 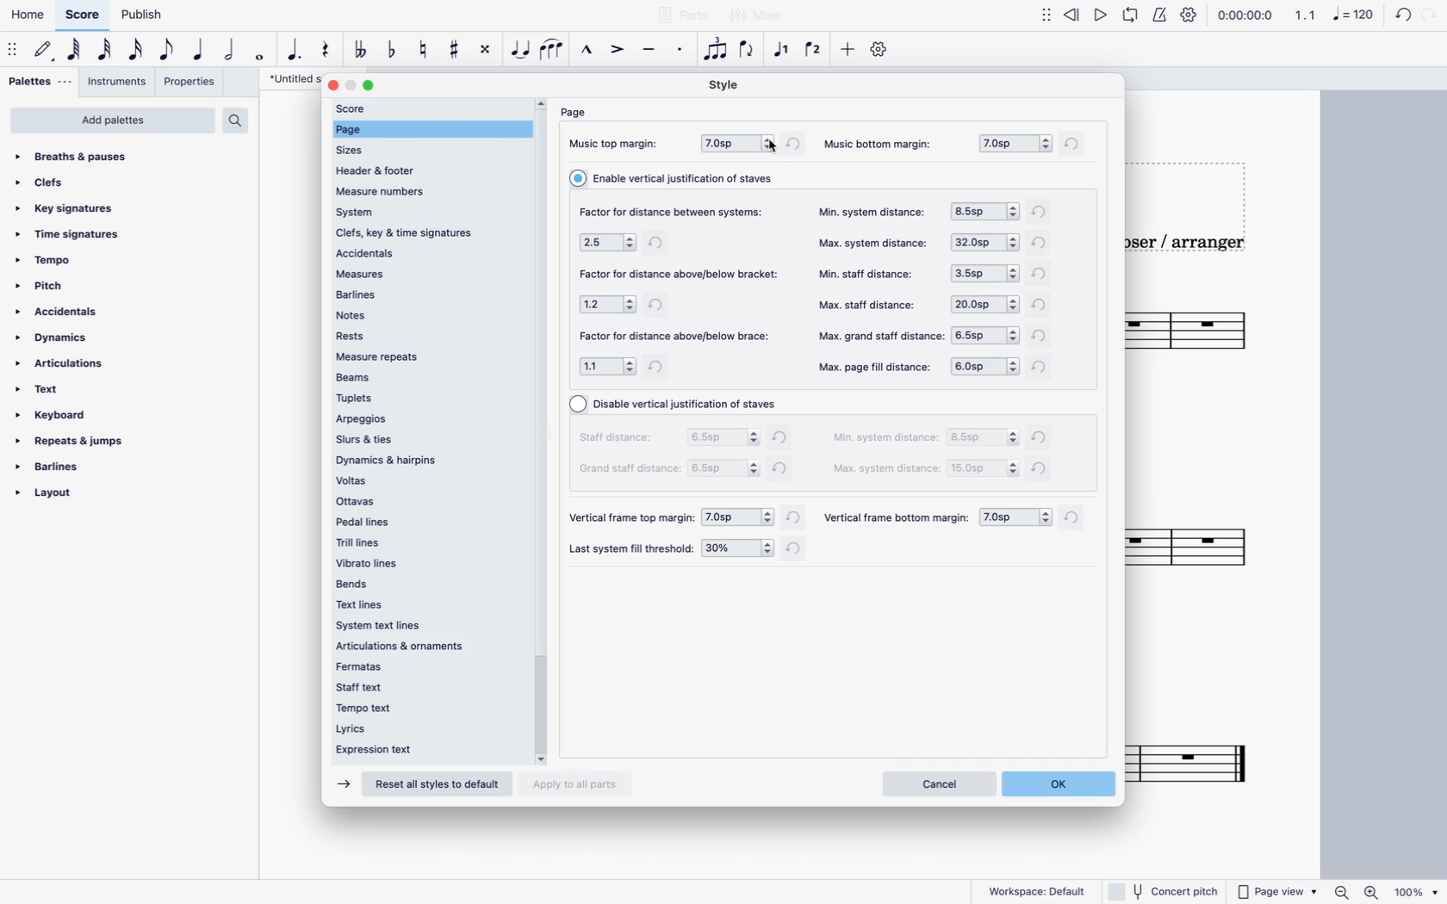 What do you see at coordinates (607, 368) in the screenshot?
I see `options` at bounding box center [607, 368].